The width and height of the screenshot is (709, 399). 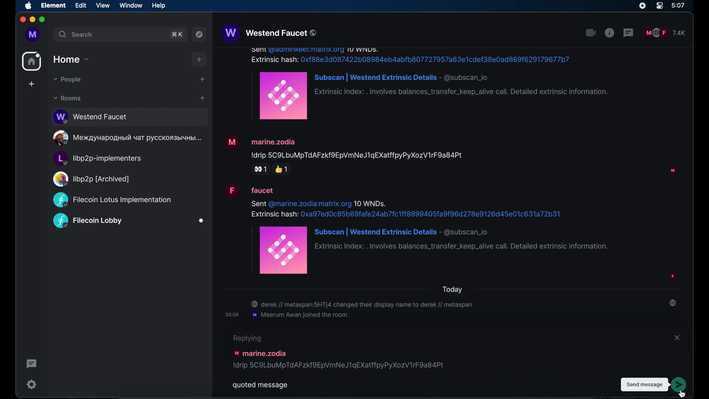 I want to click on element, so click(x=54, y=6).